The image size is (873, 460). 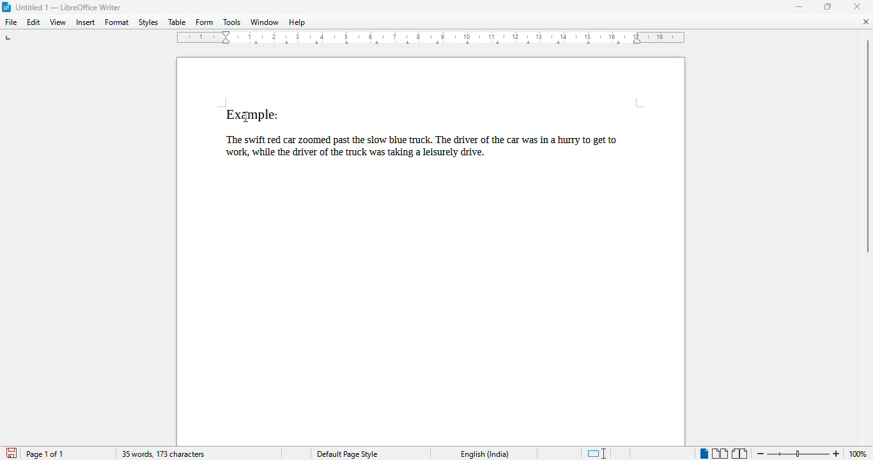 What do you see at coordinates (867, 22) in the screenshot?
I see `close document` at bounding box center [867, 22].